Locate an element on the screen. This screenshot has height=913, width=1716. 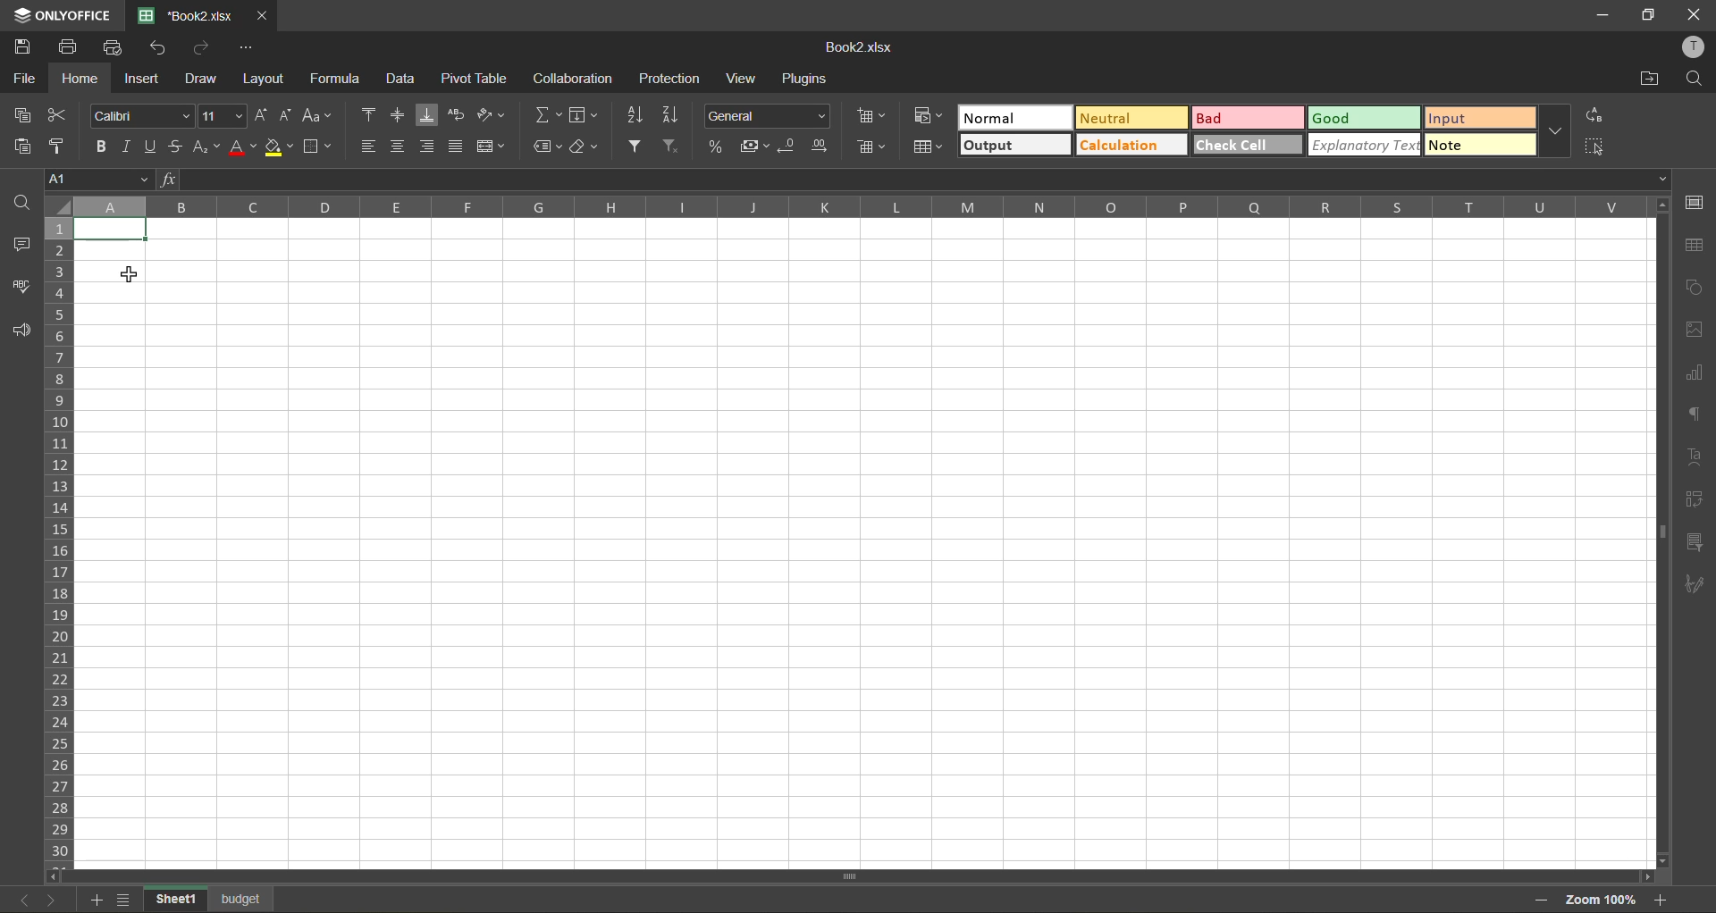
close tab is located at coordinates (262, 16).